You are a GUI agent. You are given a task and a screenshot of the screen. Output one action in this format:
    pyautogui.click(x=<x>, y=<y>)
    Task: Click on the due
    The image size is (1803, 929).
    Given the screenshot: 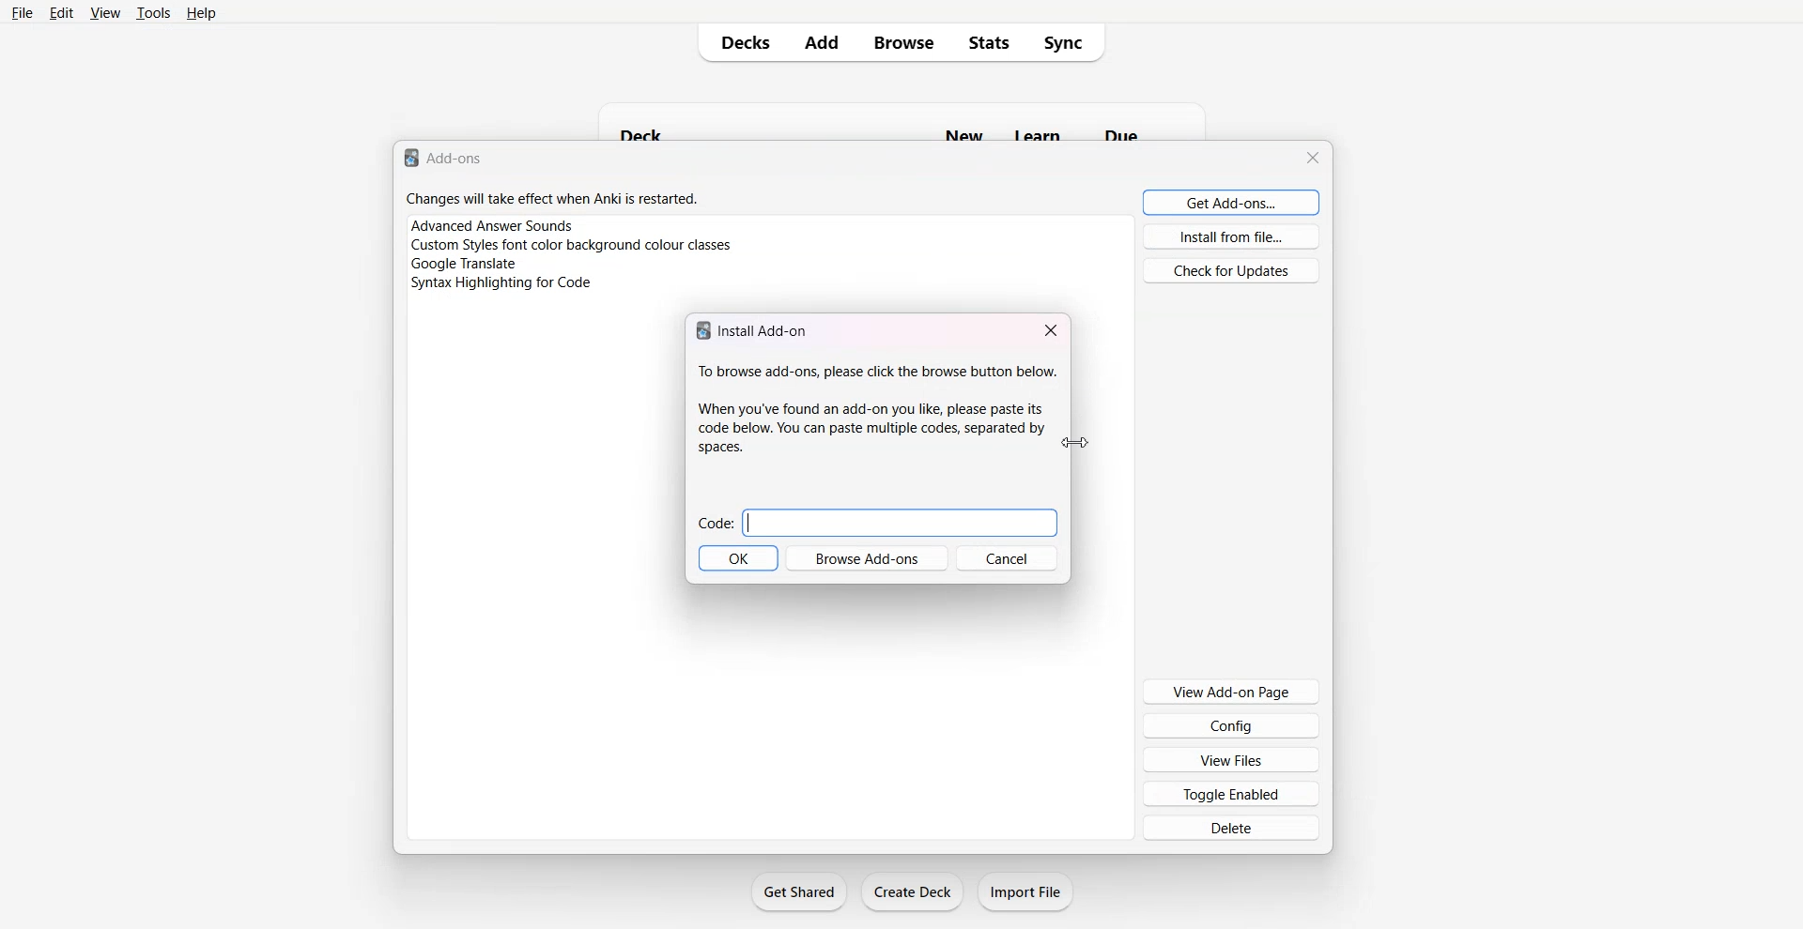 What is the action you would take?
    pyautogui.click(x=1121, y=134)
    